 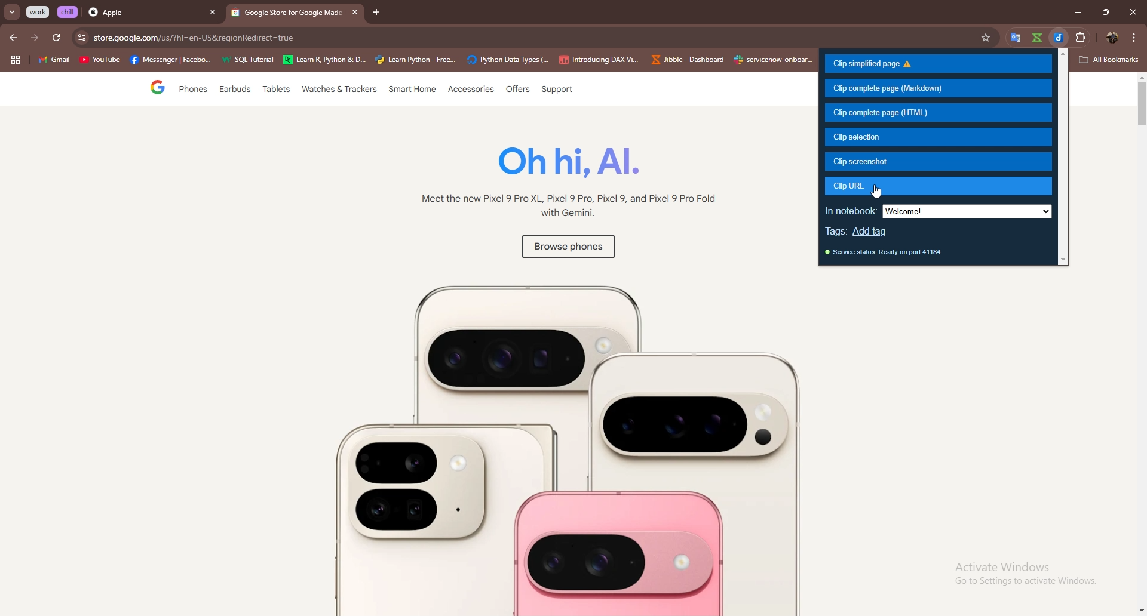 I want to click on options, so click(x=1134, y=37).